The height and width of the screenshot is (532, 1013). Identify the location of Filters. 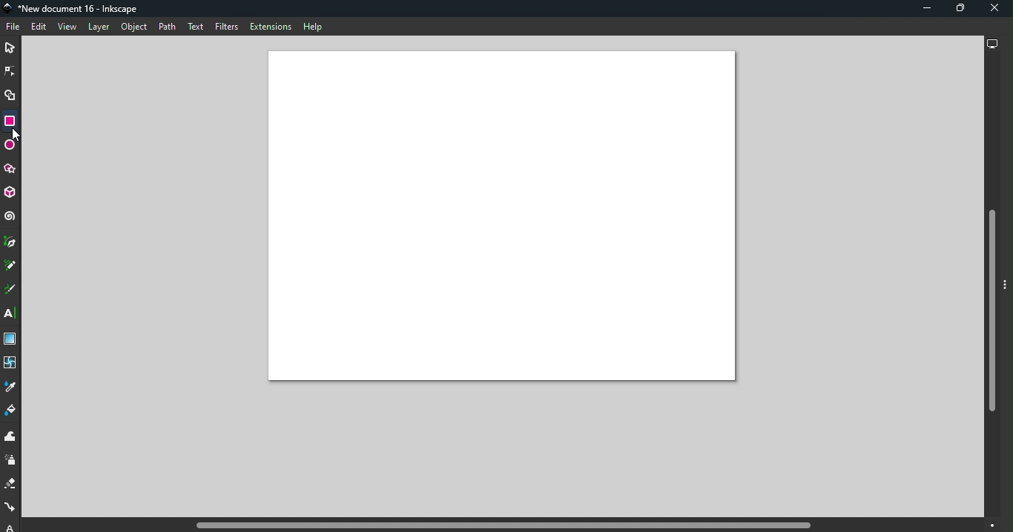
(227, 28).